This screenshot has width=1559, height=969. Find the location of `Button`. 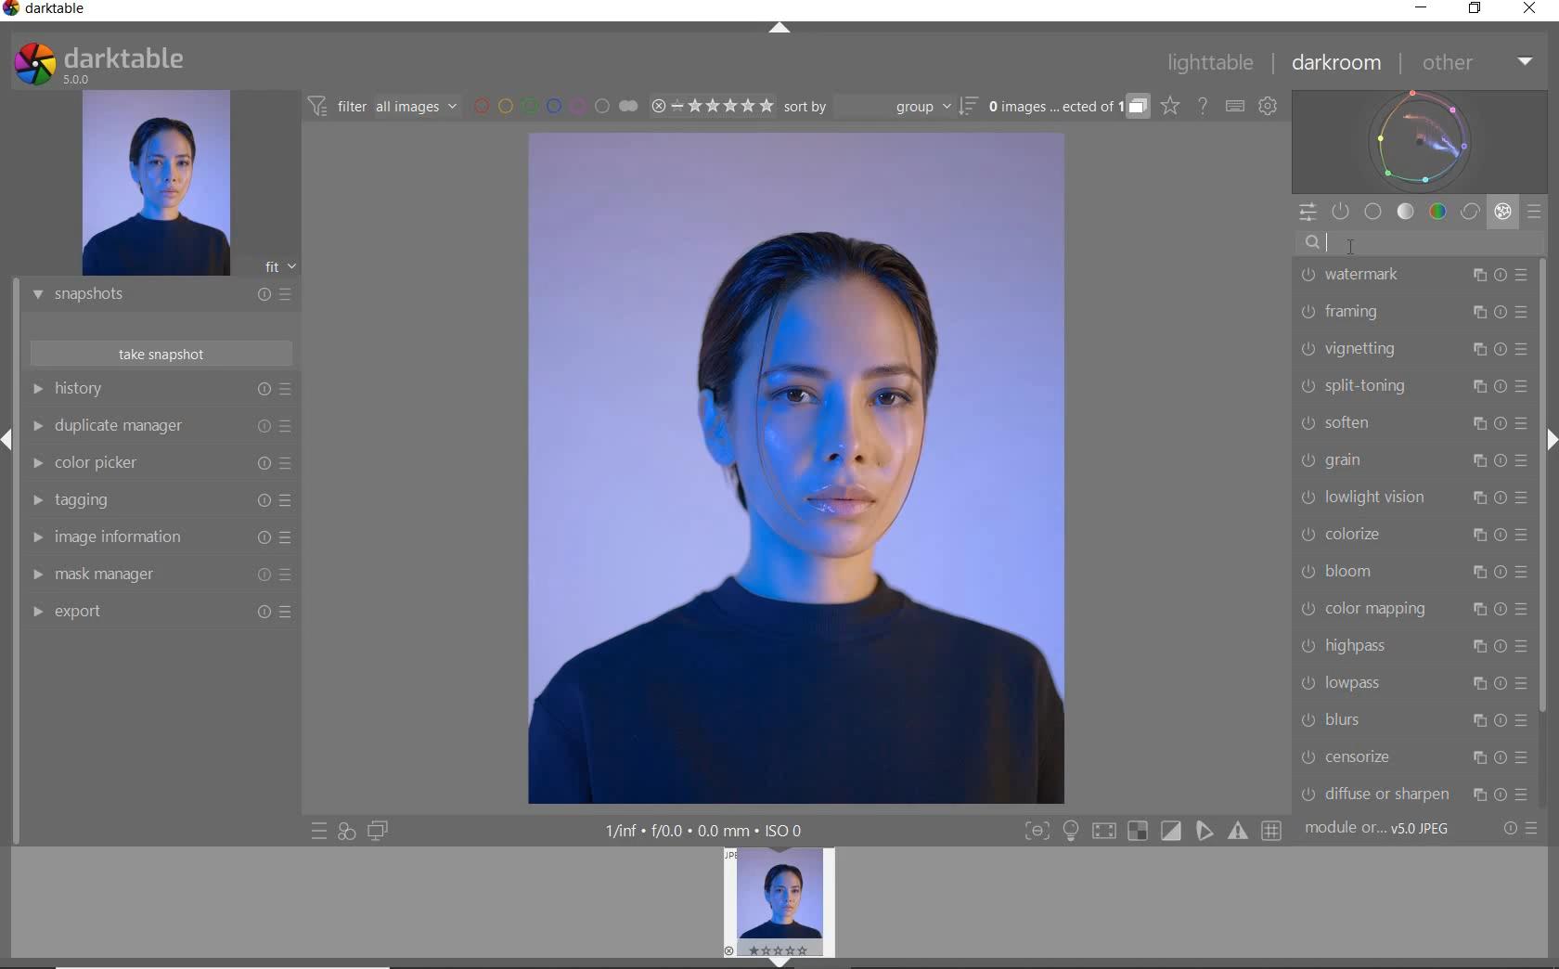

Button is located at coordinates (1103, 833).